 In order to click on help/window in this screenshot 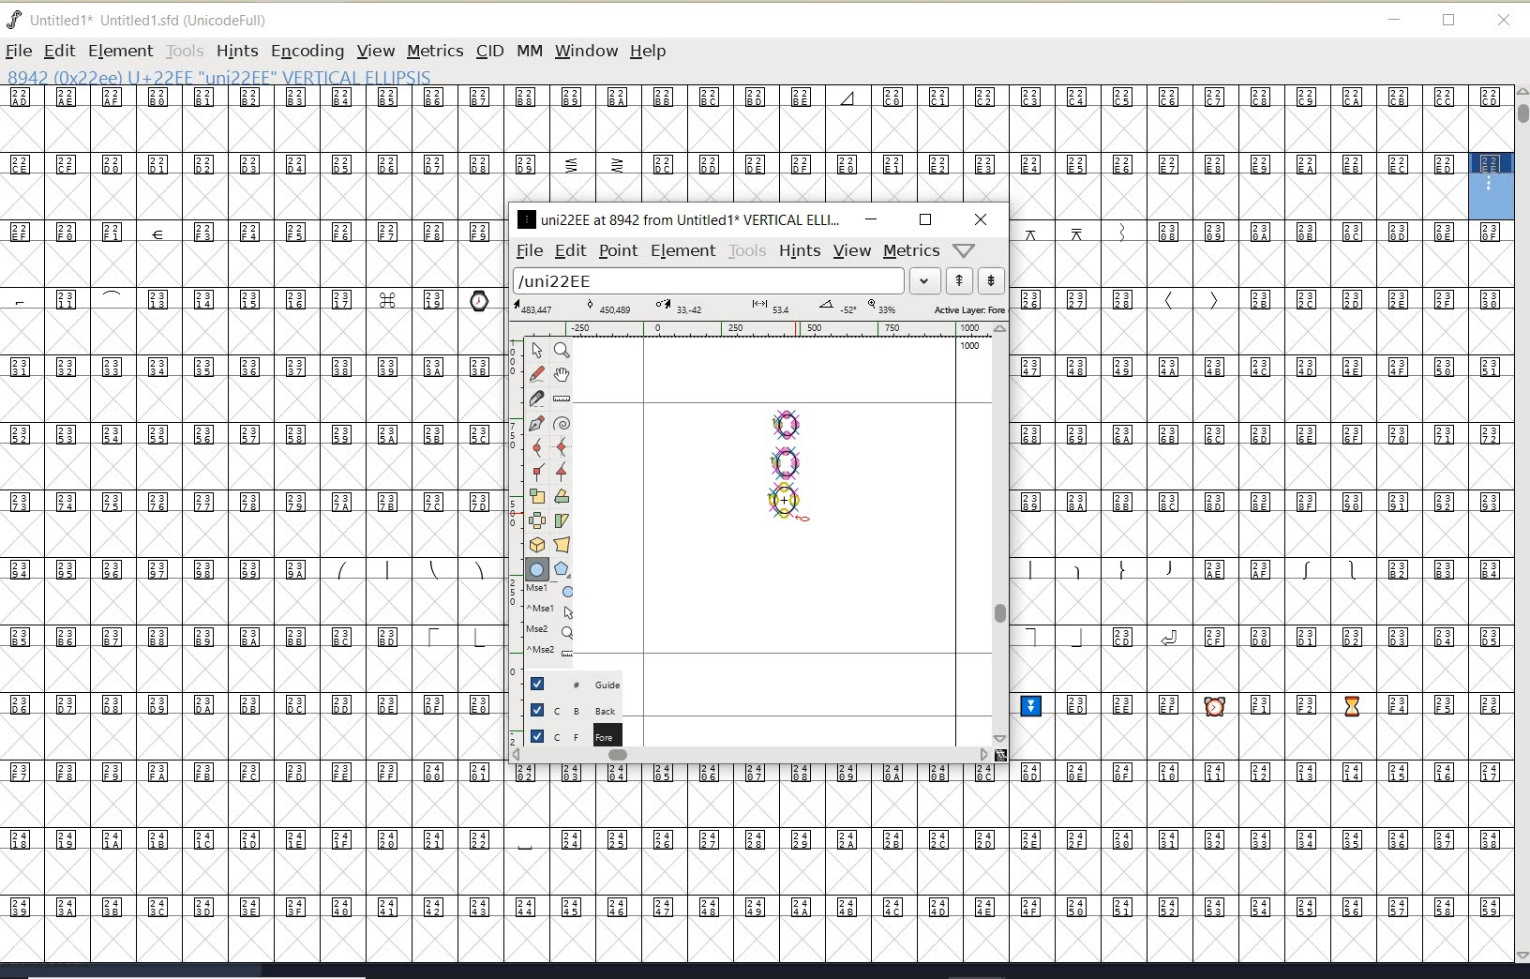, I will do `click(965, 249)`.